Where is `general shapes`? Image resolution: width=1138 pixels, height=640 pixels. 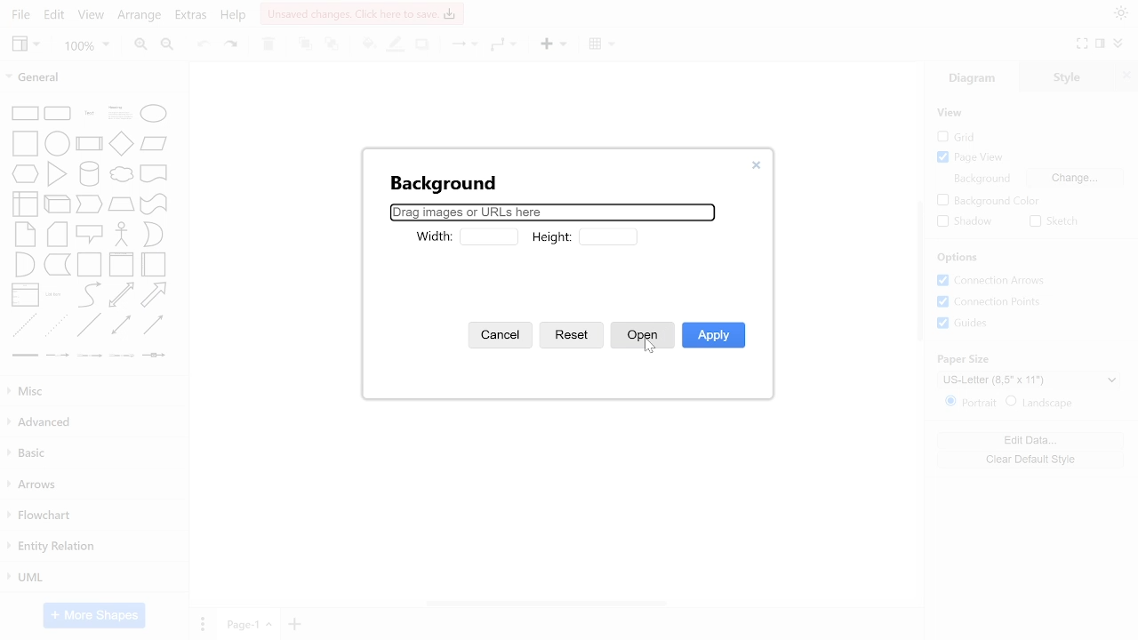
general shapes is located at coordinates (56, 263).